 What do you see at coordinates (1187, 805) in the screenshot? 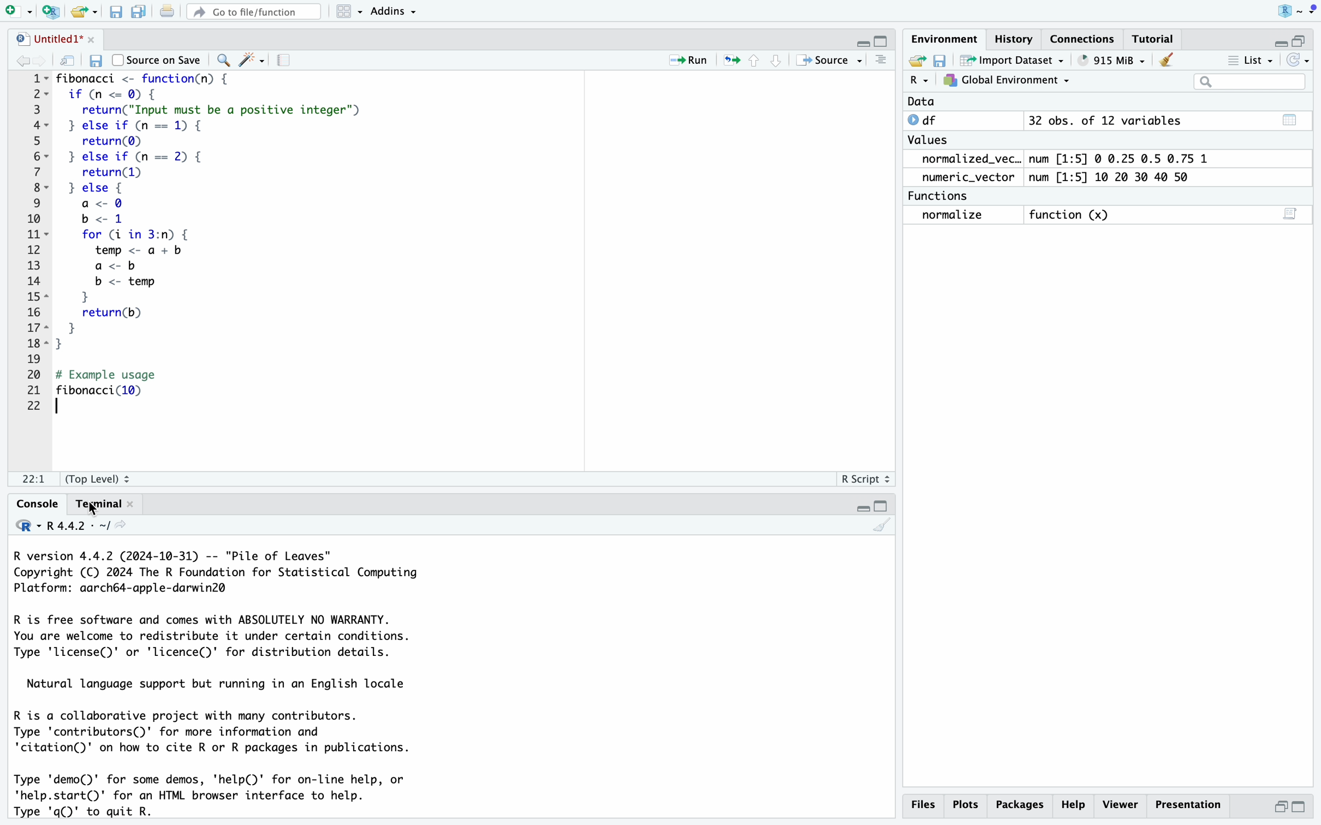
I see `presentation` at bounding box center [1187, 805].